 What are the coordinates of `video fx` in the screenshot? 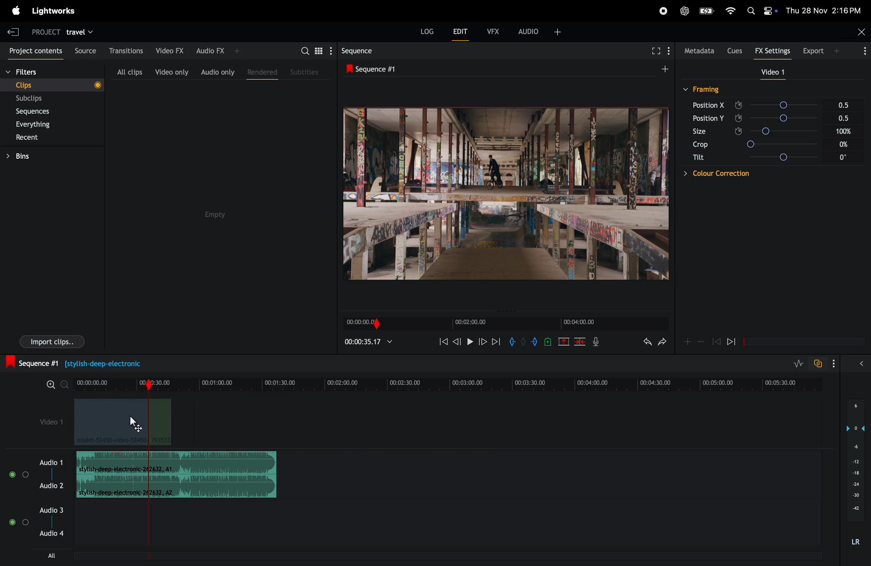 It's located at (168, 49).